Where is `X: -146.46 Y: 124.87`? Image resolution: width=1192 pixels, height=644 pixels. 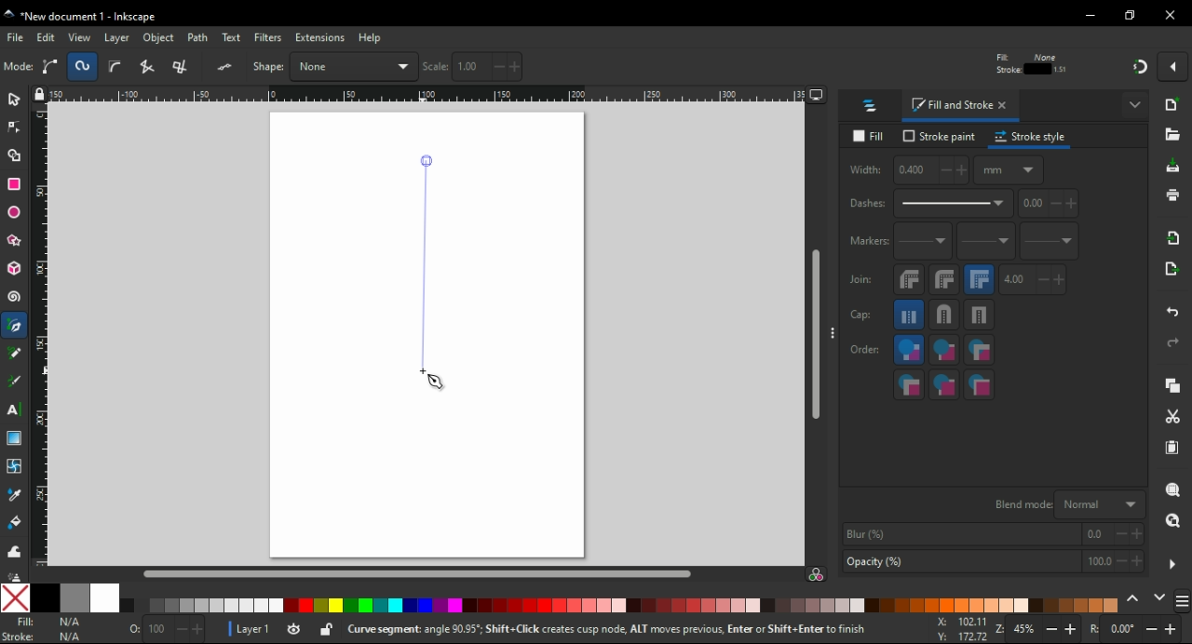 X: -146.46 Y: 124.87 is located at coordinates (955, 630).